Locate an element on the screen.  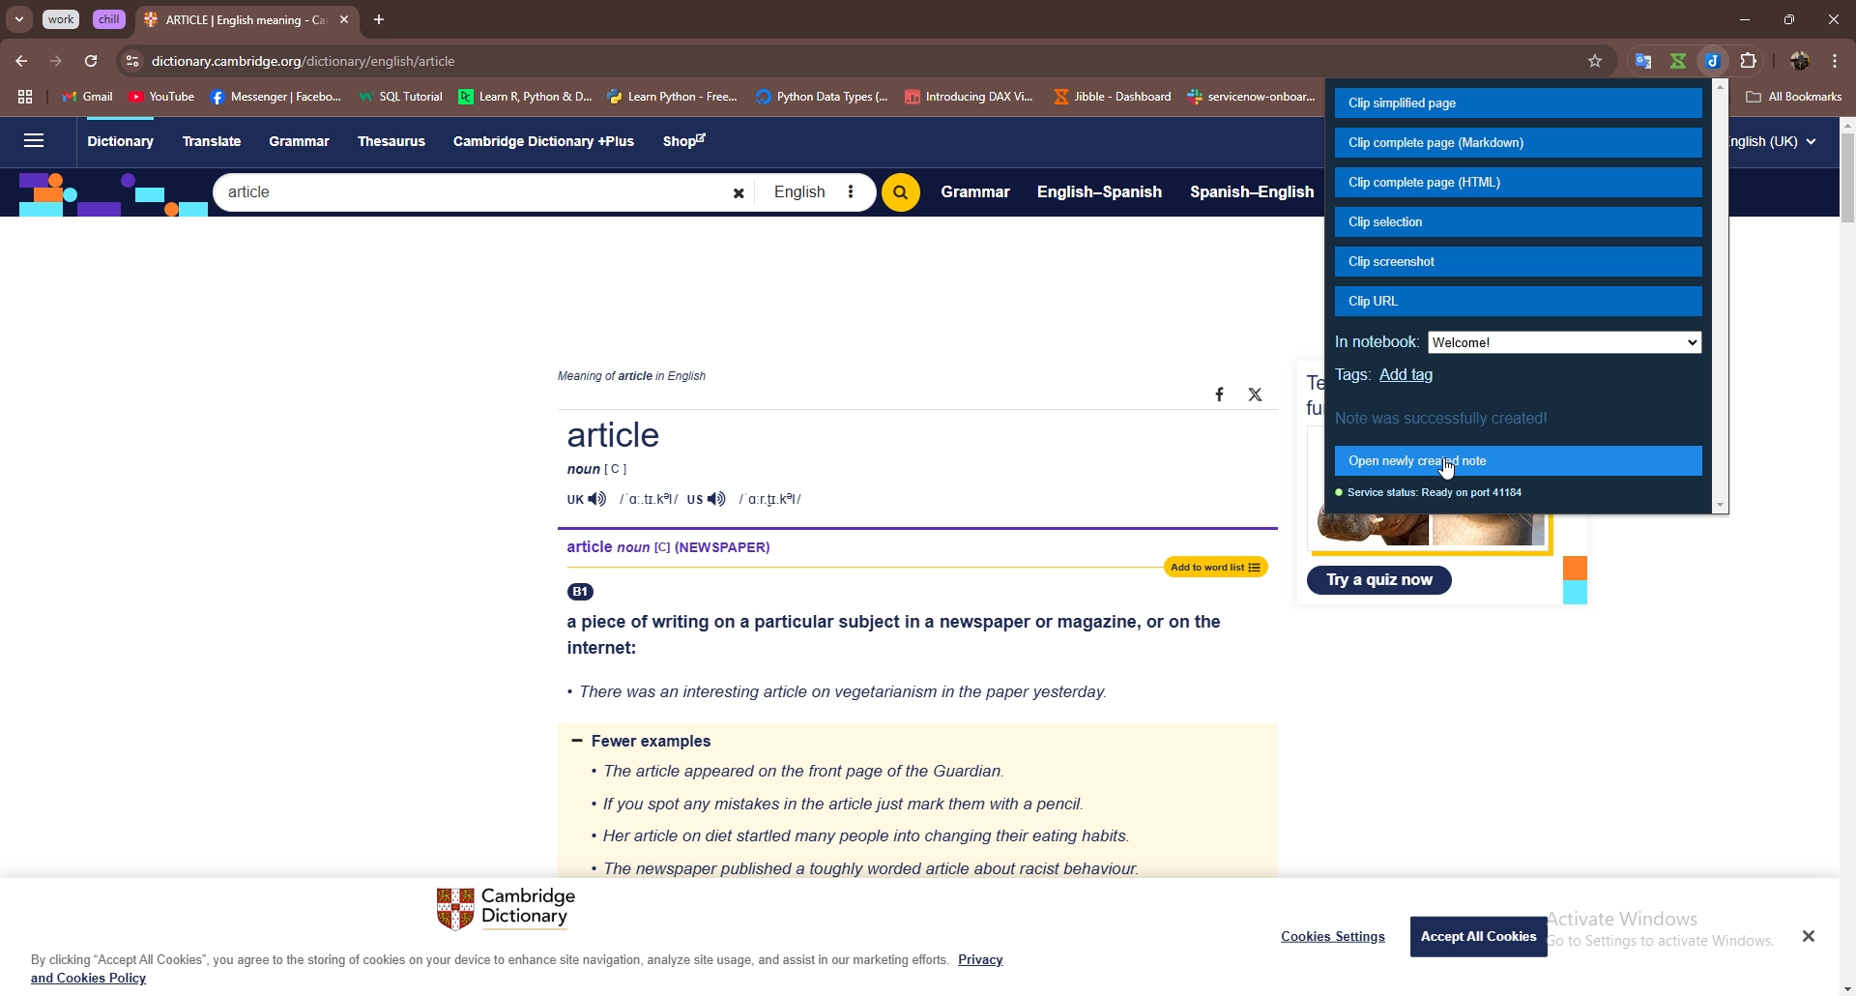
Shop is located at coordinates (690, 142).